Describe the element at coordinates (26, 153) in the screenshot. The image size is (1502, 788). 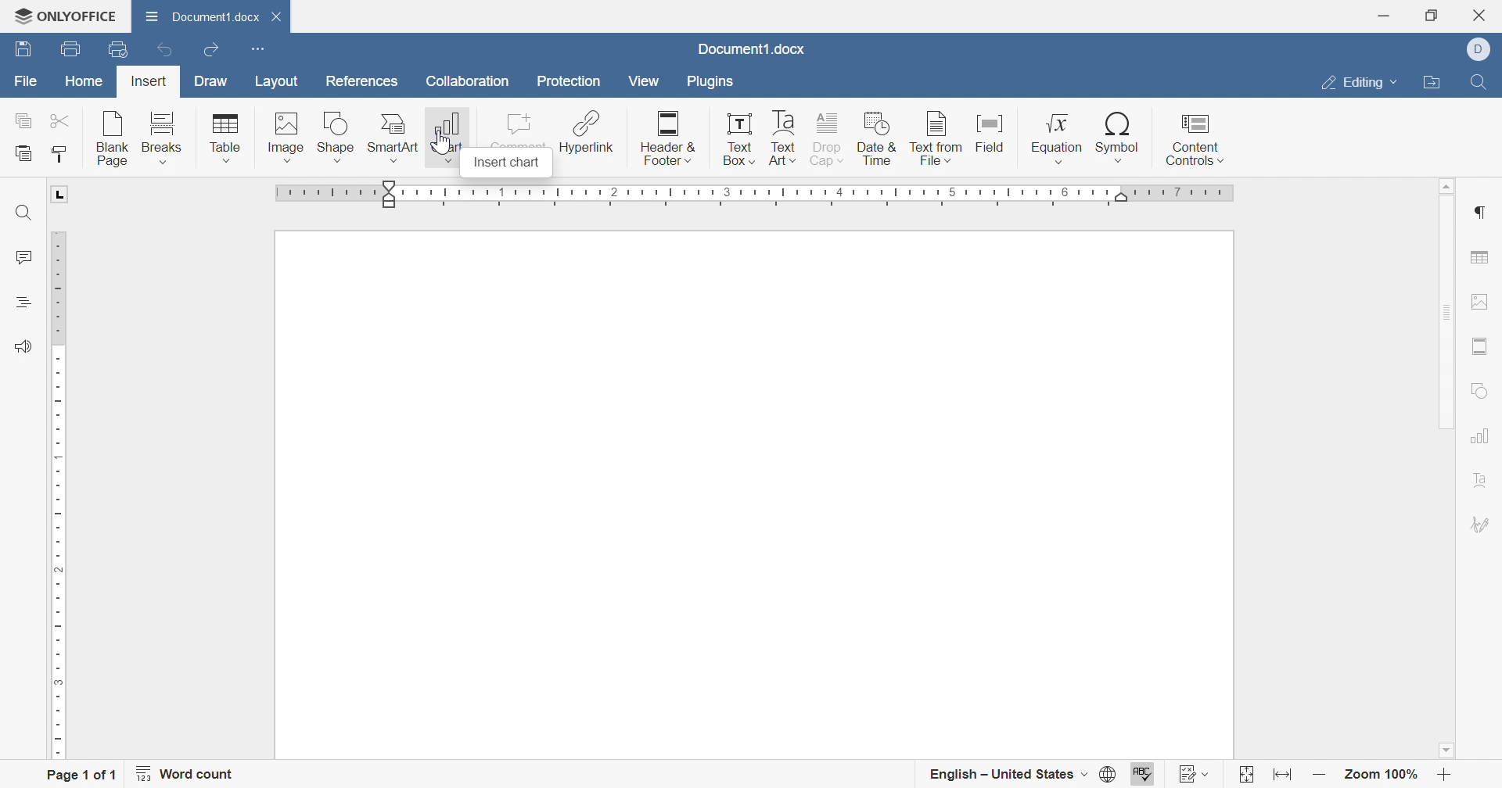
I see `Paste` at that location.